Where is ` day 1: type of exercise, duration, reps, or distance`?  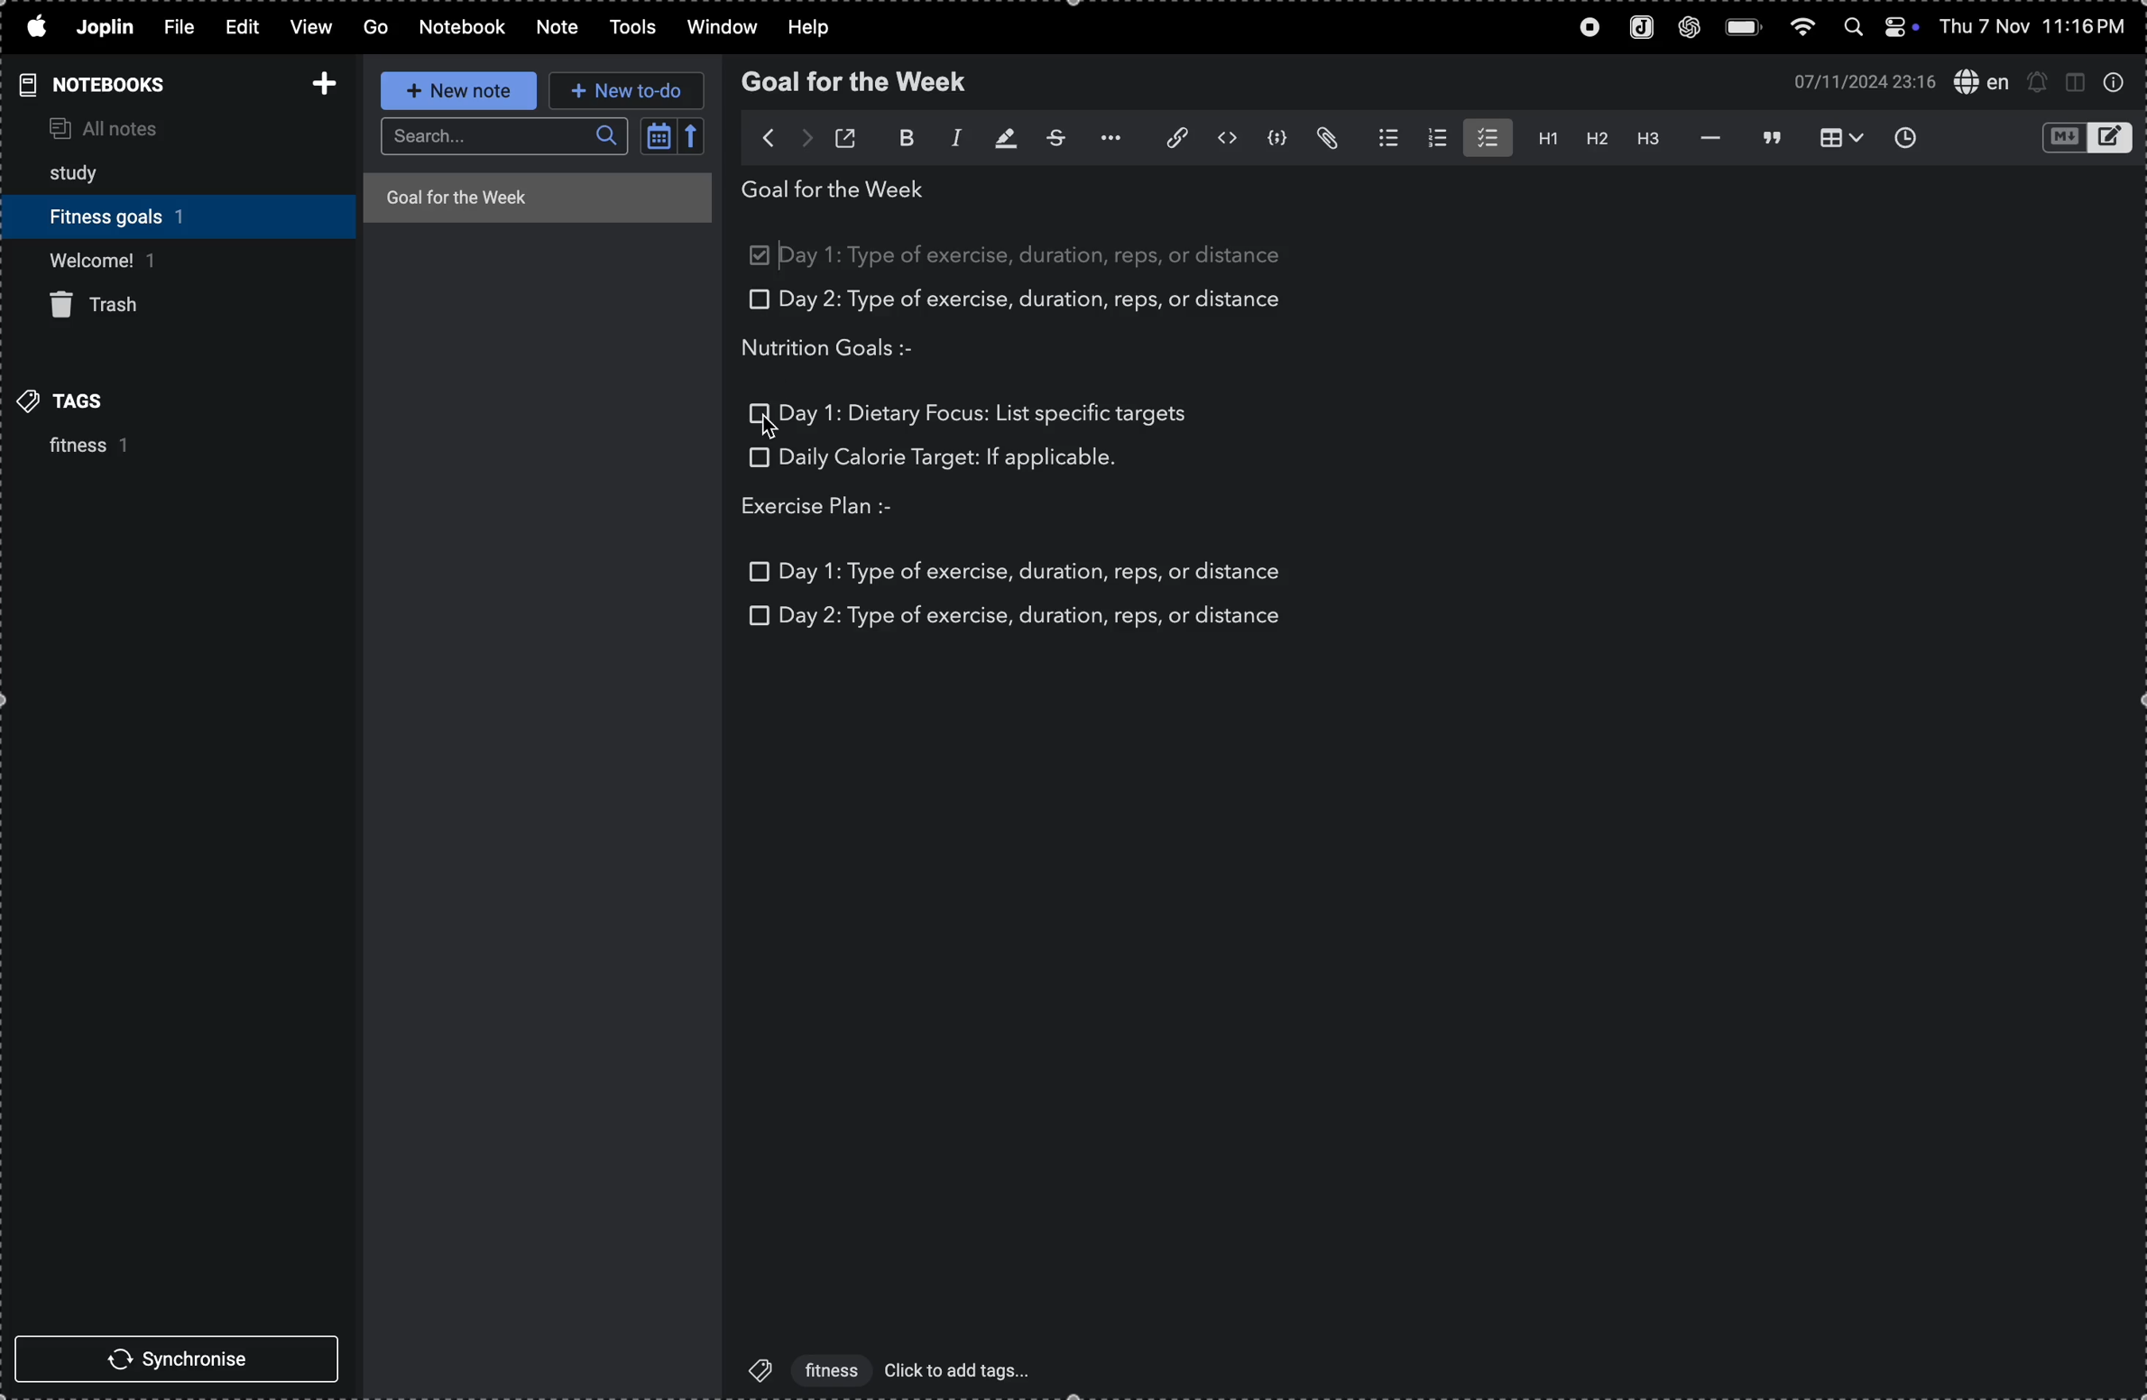
 day 1: type of exercise, duration, reps, or distance is located at coordinates (1042, 255).